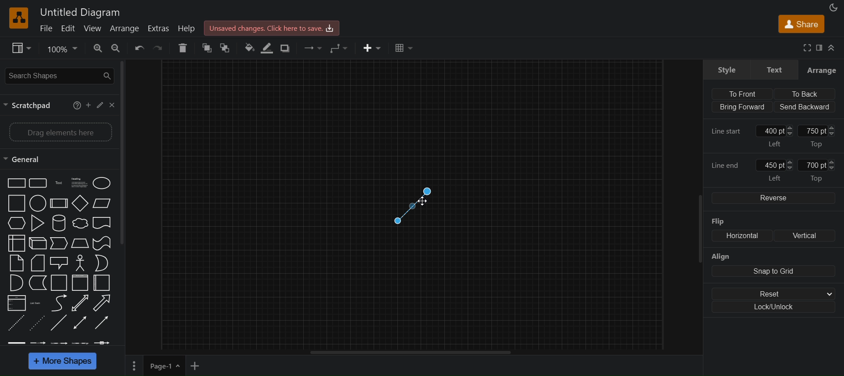  What do you see at coordinates (80, 282) in the screenshot?
I see `Vertical container` at bounding box center [80, 282].